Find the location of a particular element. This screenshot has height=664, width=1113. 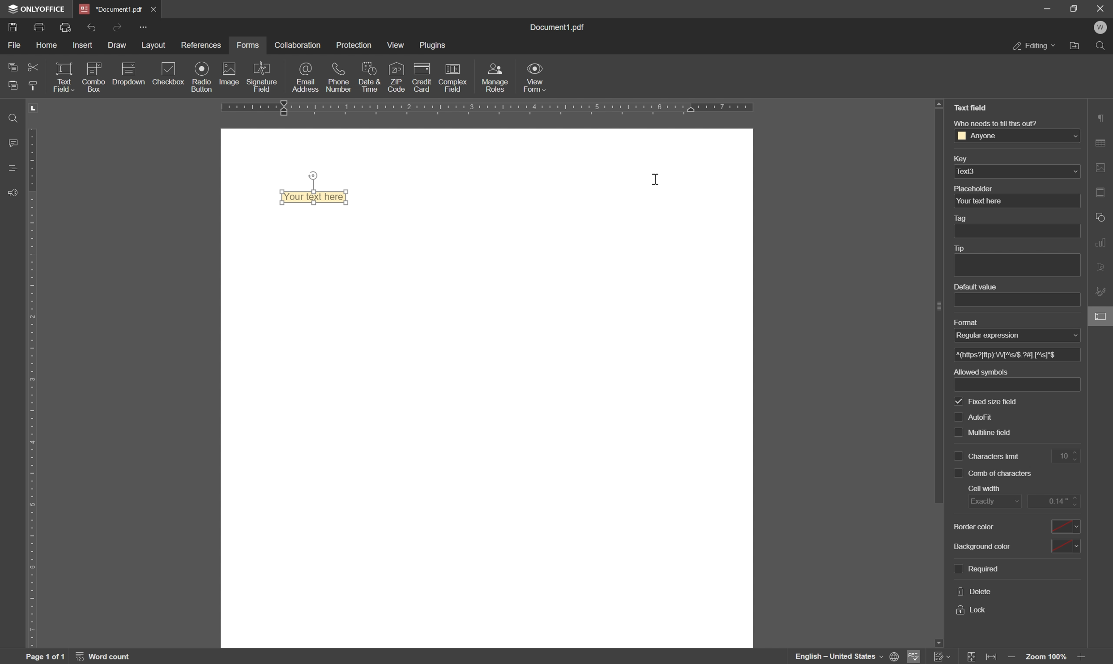

key is located at coordinates (959, 160).